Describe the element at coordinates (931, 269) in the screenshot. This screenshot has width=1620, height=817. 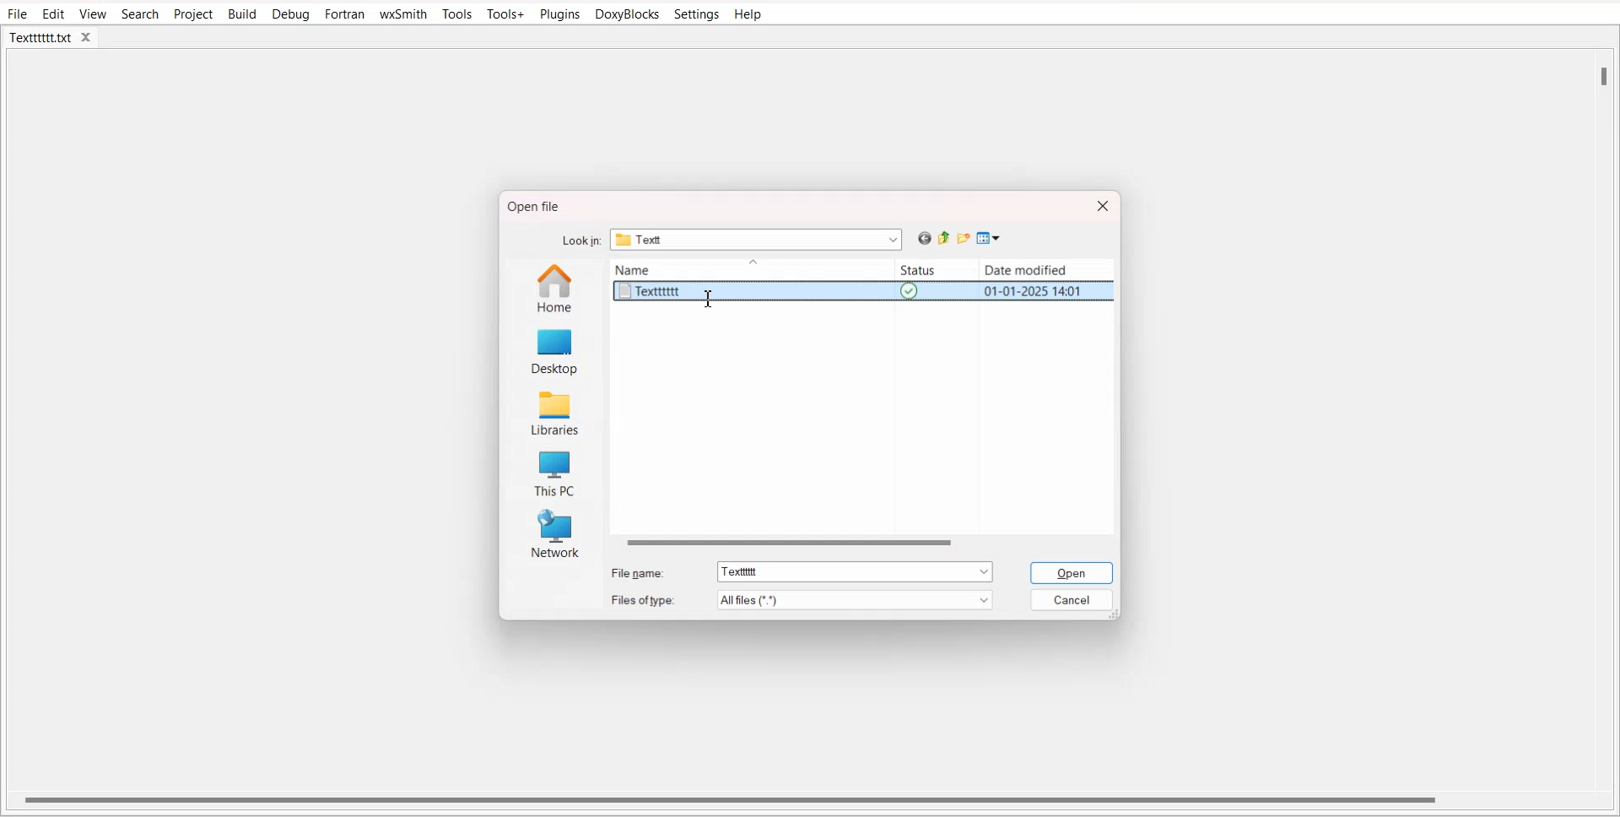
I see `Status` at that location.